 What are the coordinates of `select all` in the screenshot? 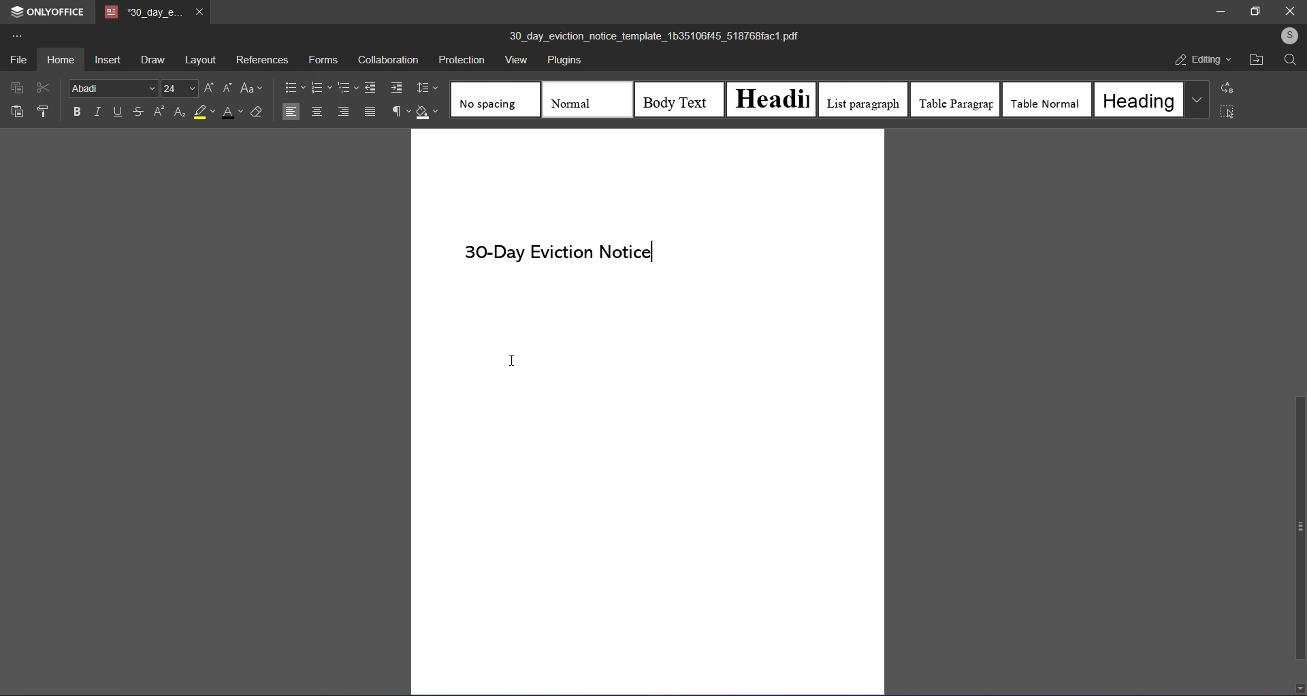 It's located at (1227, 113).